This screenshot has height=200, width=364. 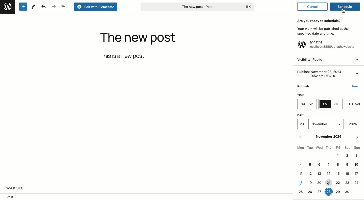 What do you see at coordinates (305, 85) in the screenshot?
I see `Publish` at bounding box center [305, 85].